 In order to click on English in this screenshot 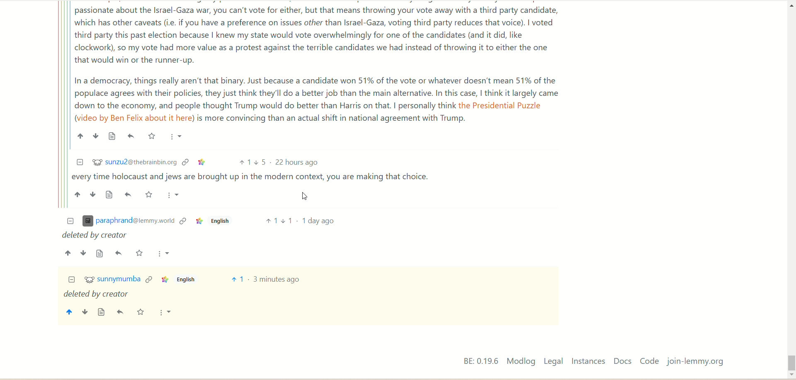, I will do `click(185, 279)`.